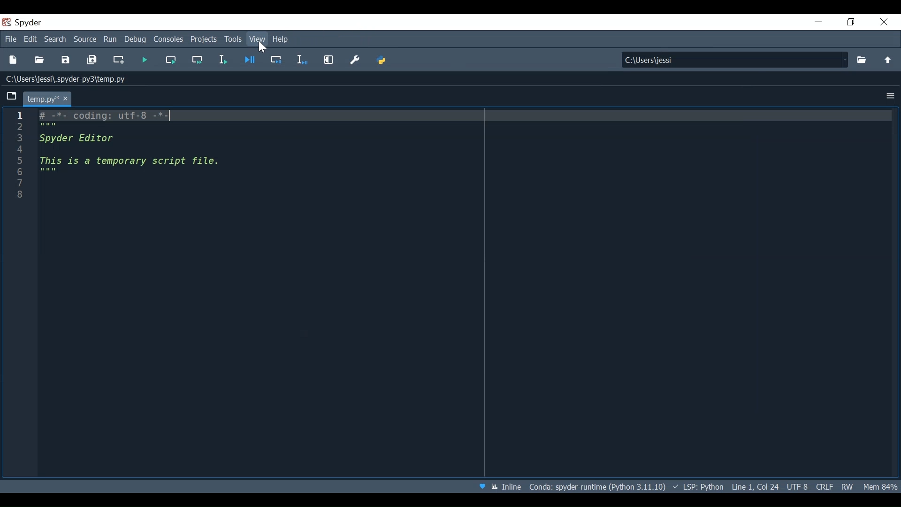 The height and width of the screenshot is (507, 901). I want to click on Projects, so click(205, 40).